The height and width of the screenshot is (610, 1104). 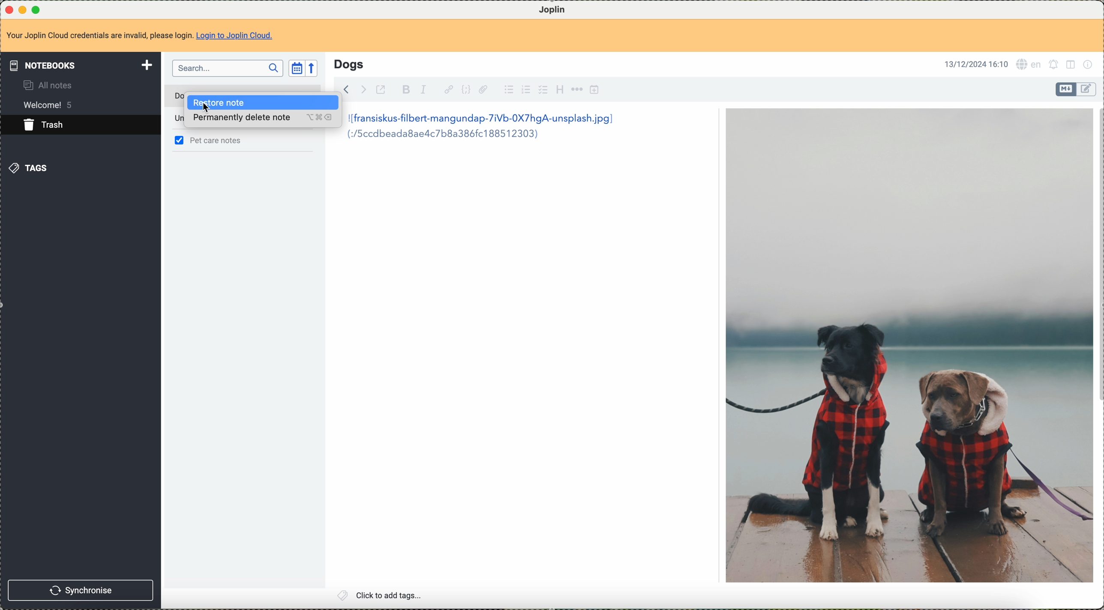 What do you see at coordinates (227, 69) in the screenshot?
I see `search bar` at bounding box center [227, 69].